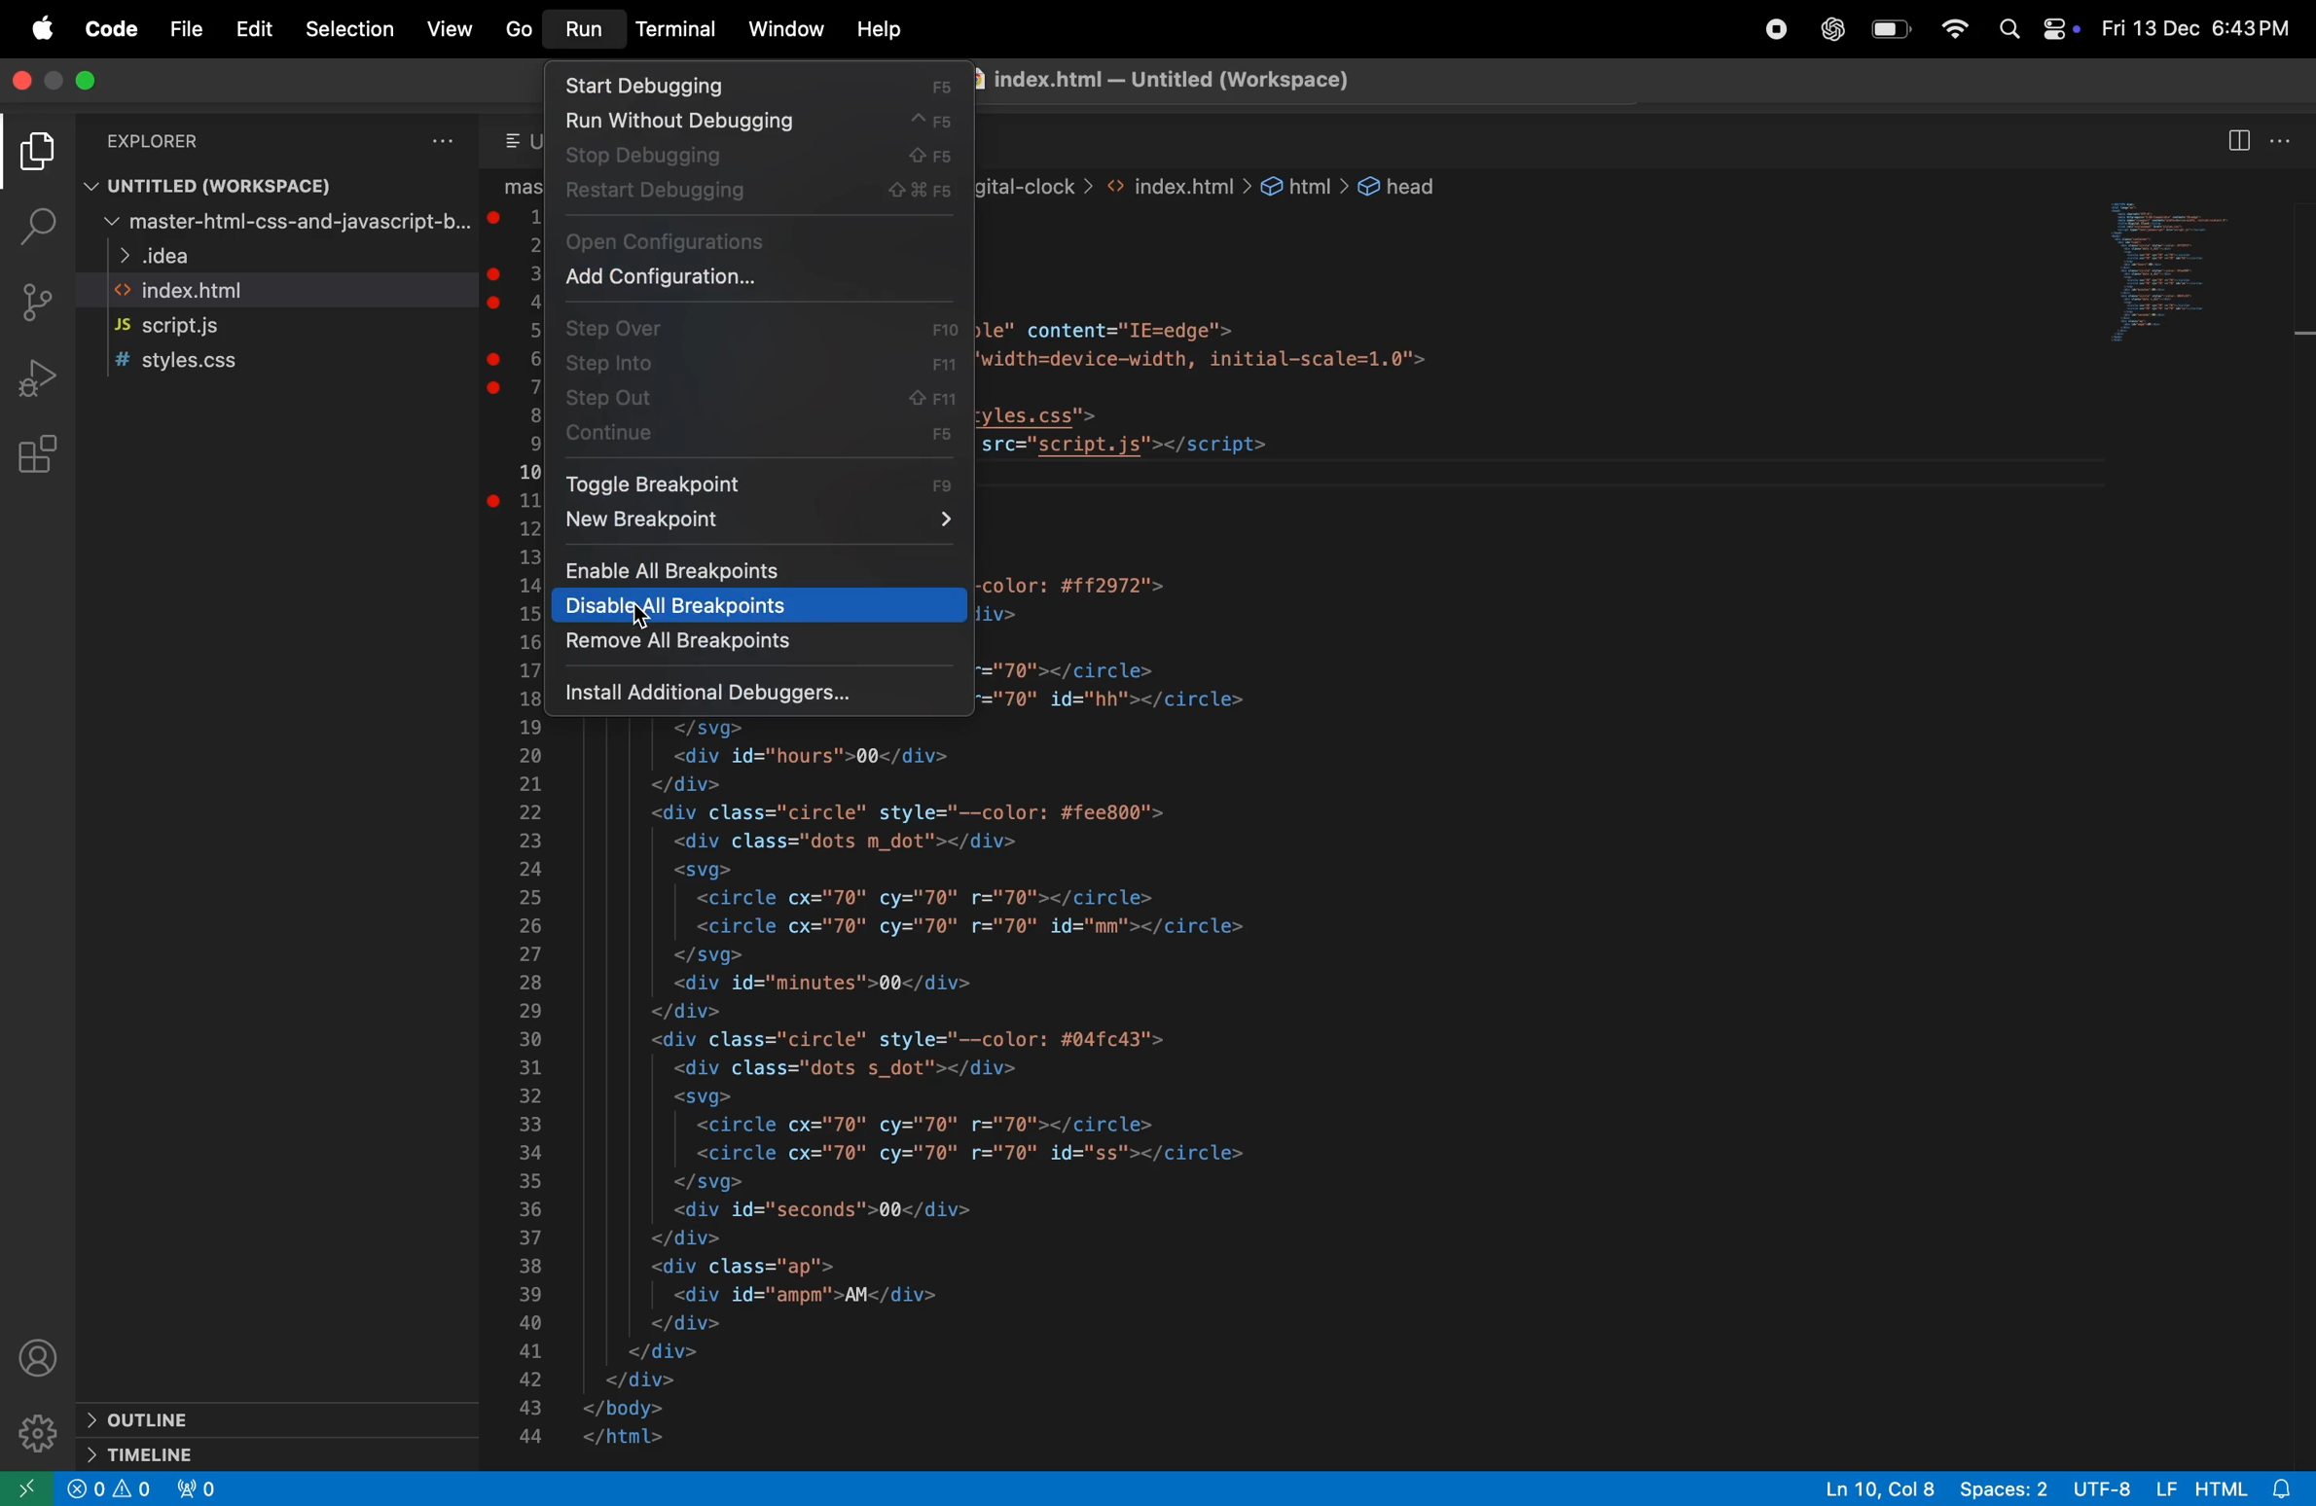 The height and width of the screenshot is (1506, 2316). Describe the element at coordinates (760, 83) in the screenshot. I see `start debugging` at that location.